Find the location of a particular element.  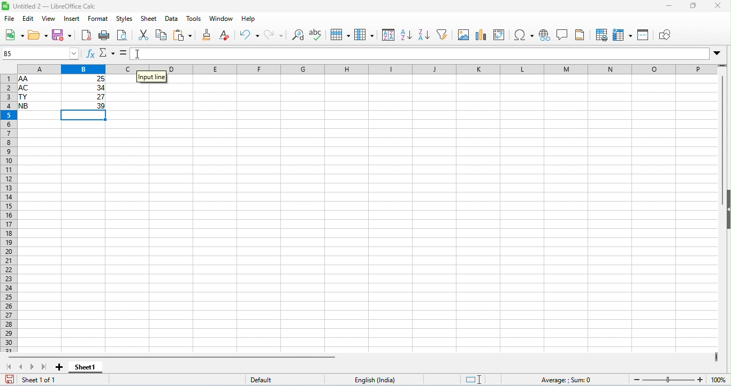

English india is located at coordinates (375, 380).